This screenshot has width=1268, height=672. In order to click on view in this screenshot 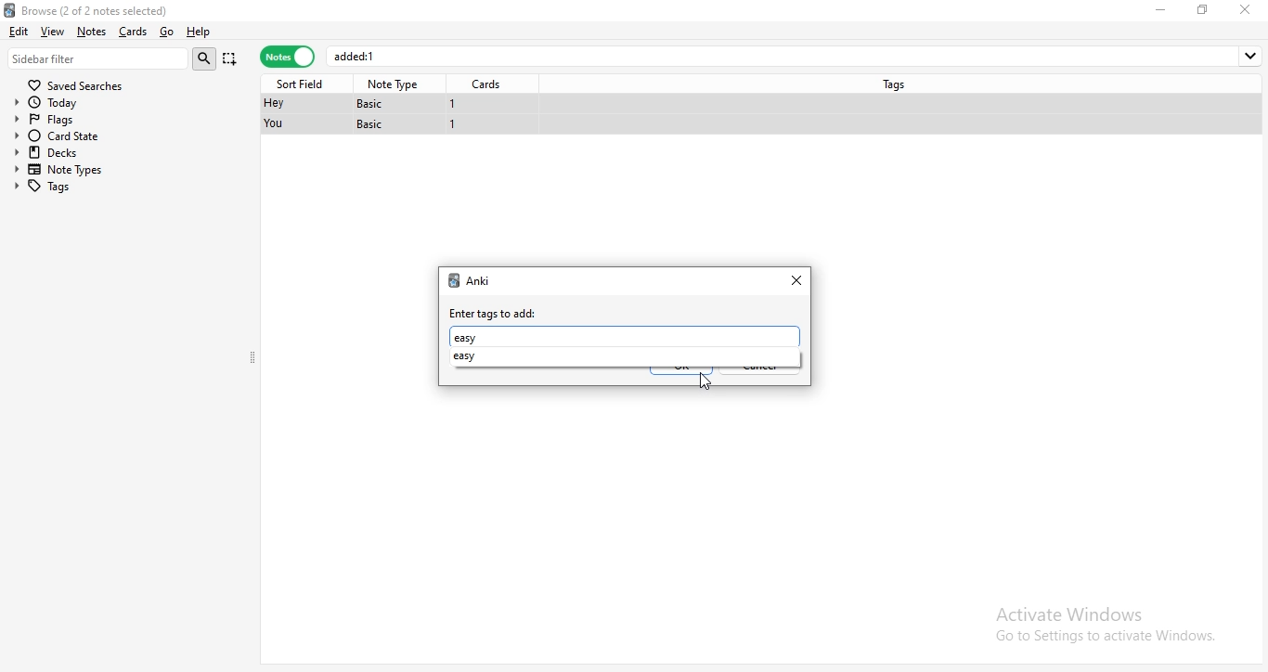, I will do `click(54, 31)`.